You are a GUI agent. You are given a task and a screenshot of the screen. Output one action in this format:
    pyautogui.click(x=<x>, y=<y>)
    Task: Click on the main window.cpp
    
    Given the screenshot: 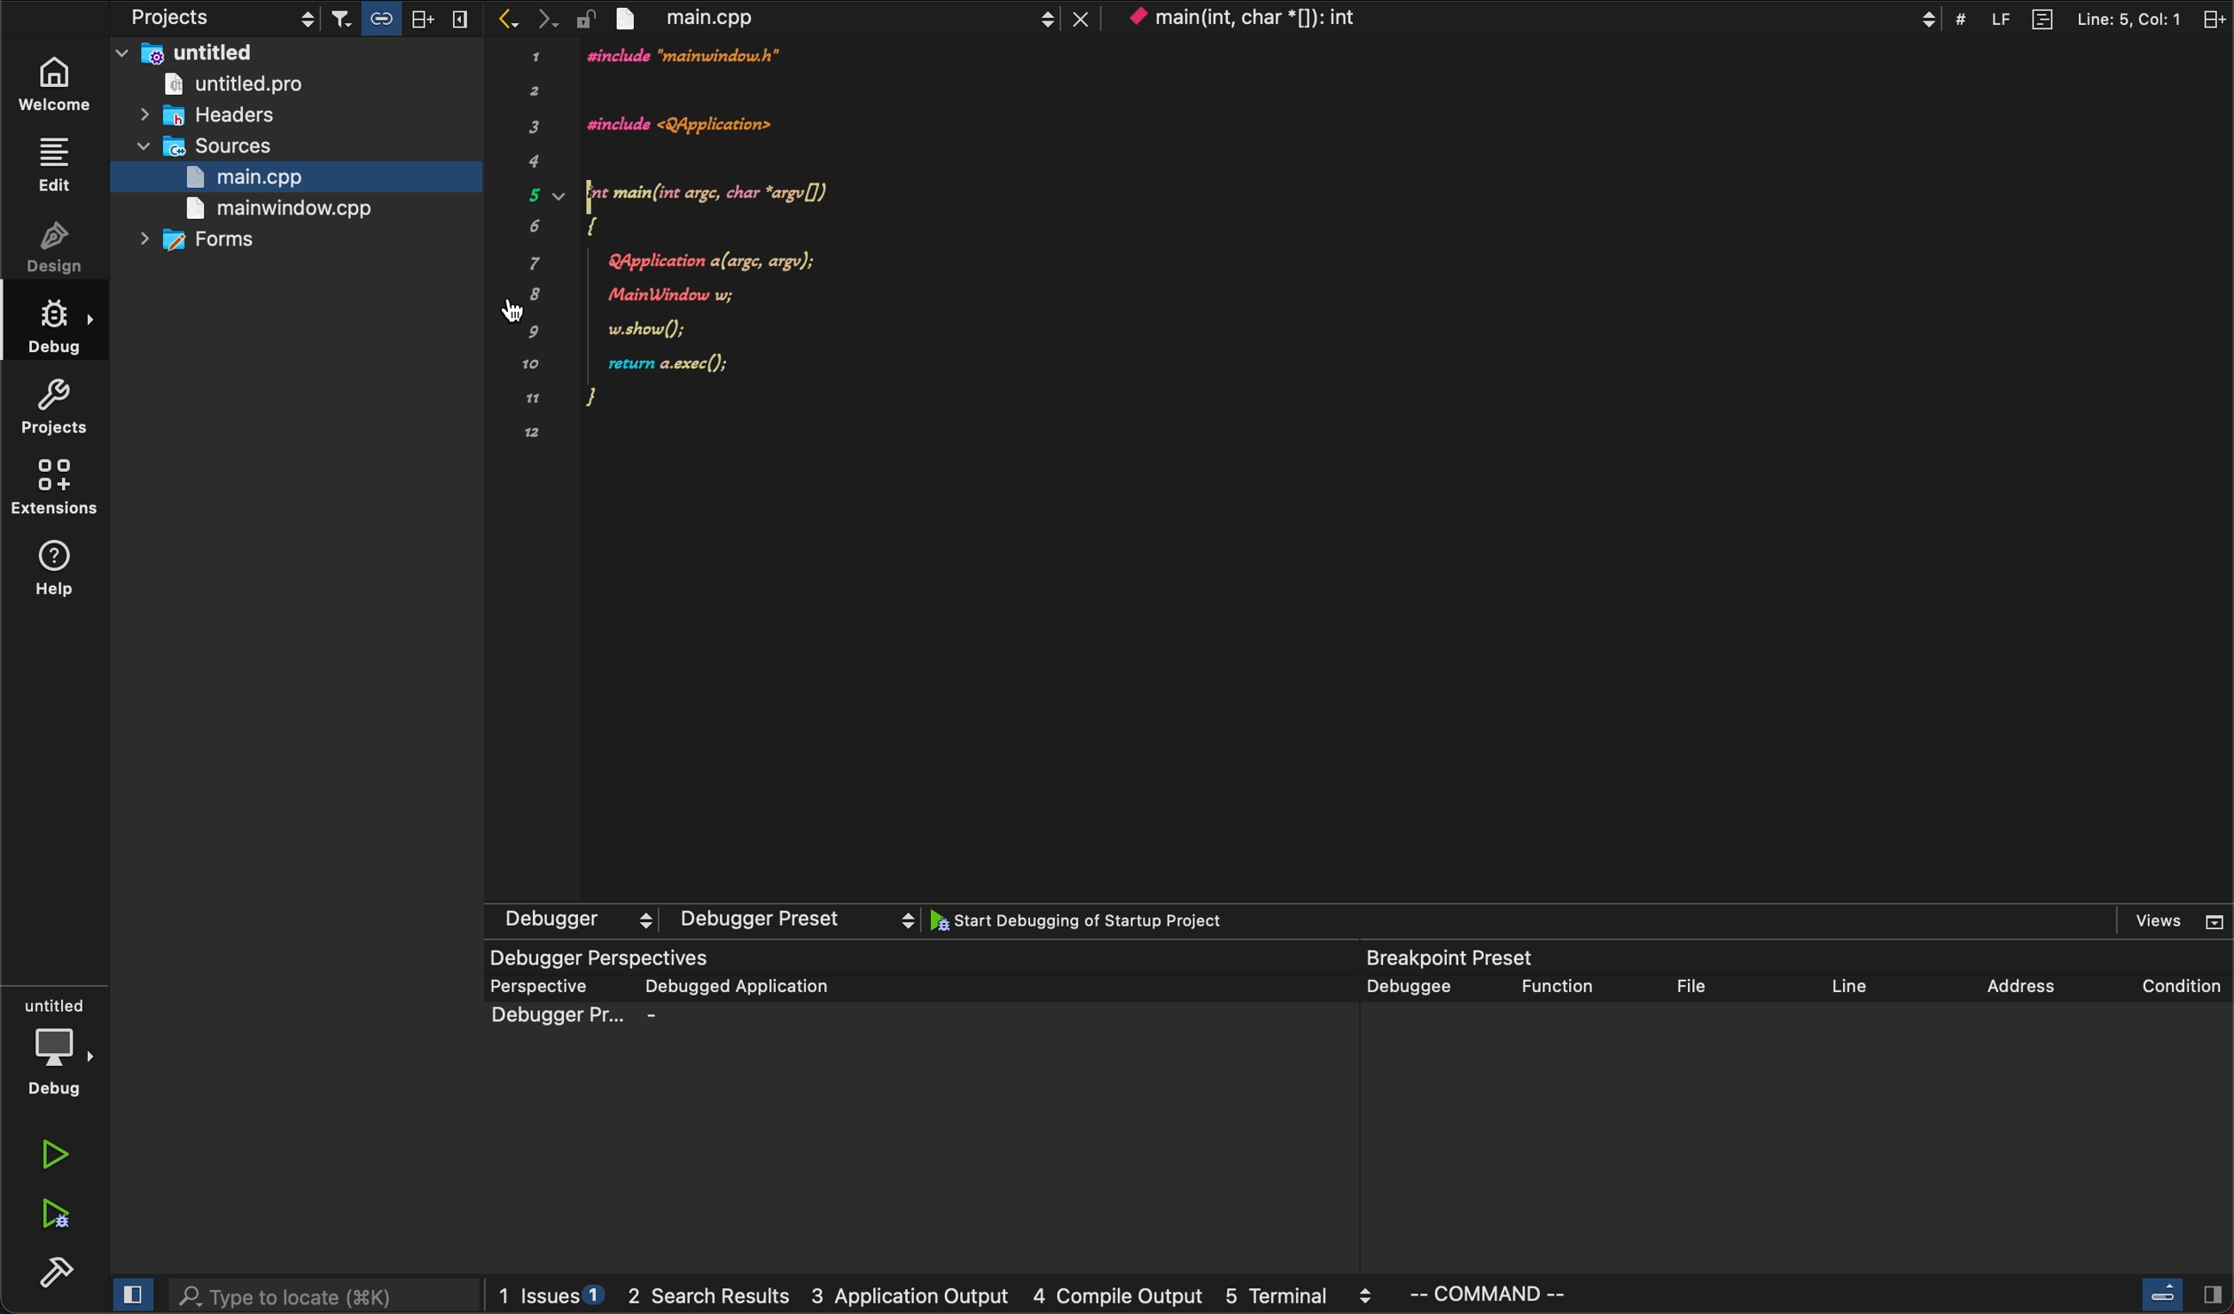 What is the action you would take?
    pyautogui.click(x=284, y=208)
    